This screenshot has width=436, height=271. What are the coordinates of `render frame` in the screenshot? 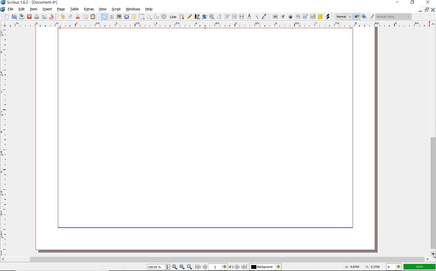 It's located at (127, 17).